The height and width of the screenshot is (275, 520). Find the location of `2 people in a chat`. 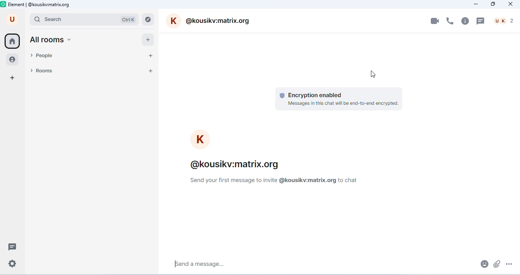

2 people in a chat is located at coordinates (504, 21).